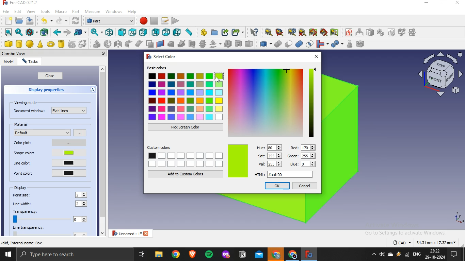 Image resolution: width=465 pixels, height=261 pixels. Describe the element at coordinates (335, 32) in the screenshot. I see `toggle delta` at that location.